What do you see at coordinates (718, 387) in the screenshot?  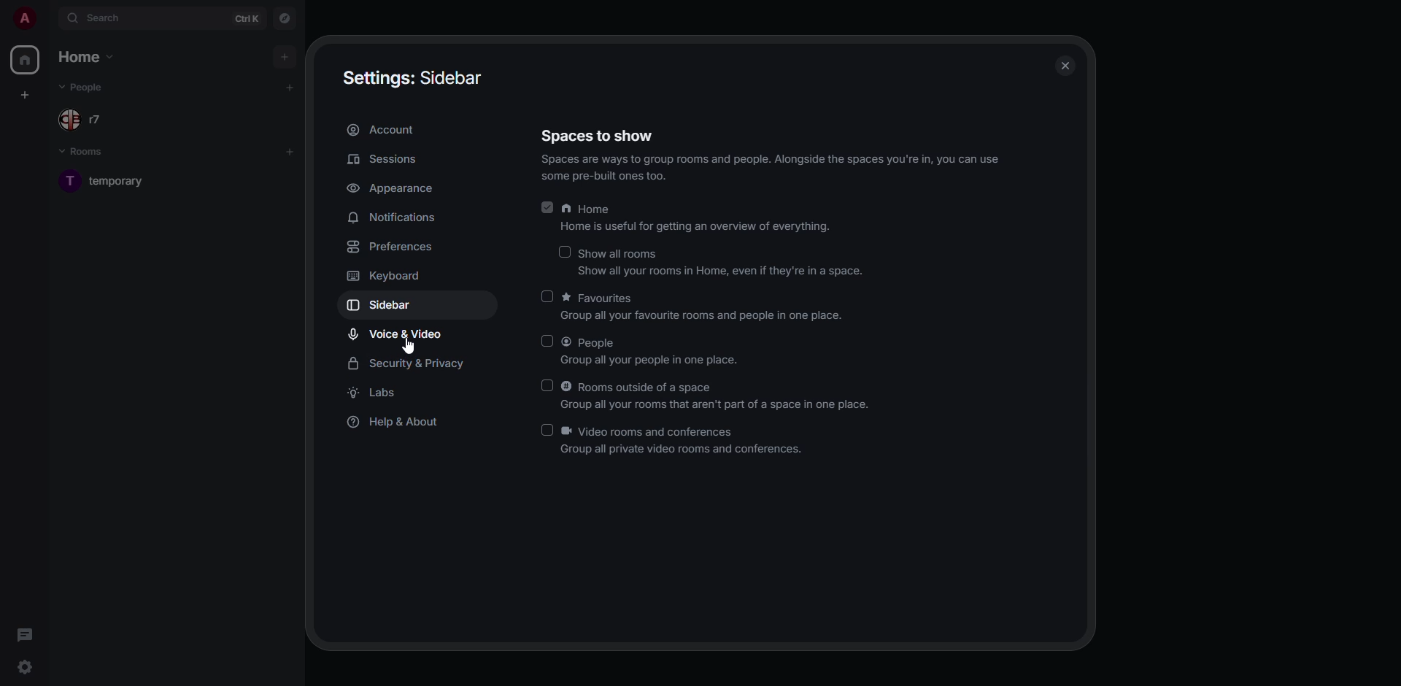 I see `rooms outside of a space` at bounding box center [718, 387].